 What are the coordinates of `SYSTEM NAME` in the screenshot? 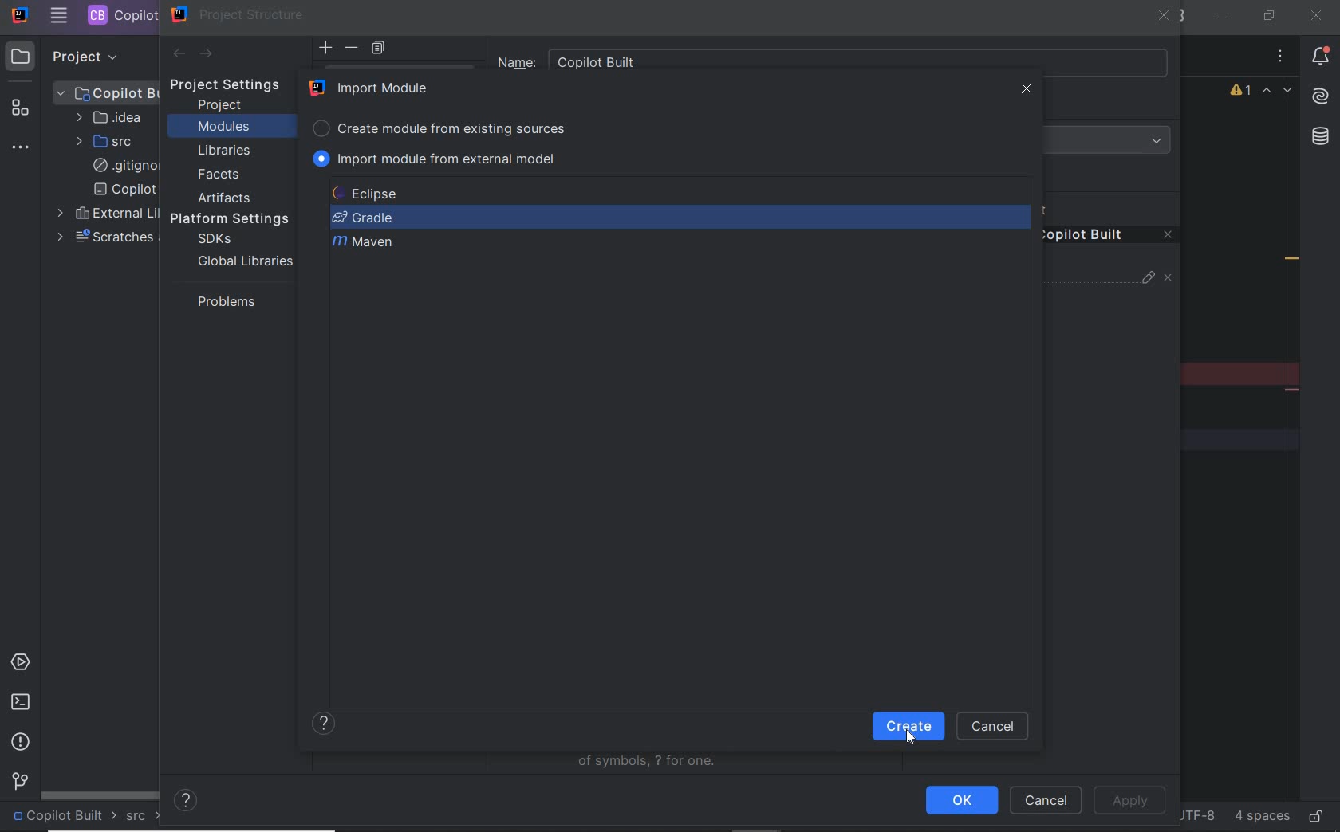 It's located at (18, 16).